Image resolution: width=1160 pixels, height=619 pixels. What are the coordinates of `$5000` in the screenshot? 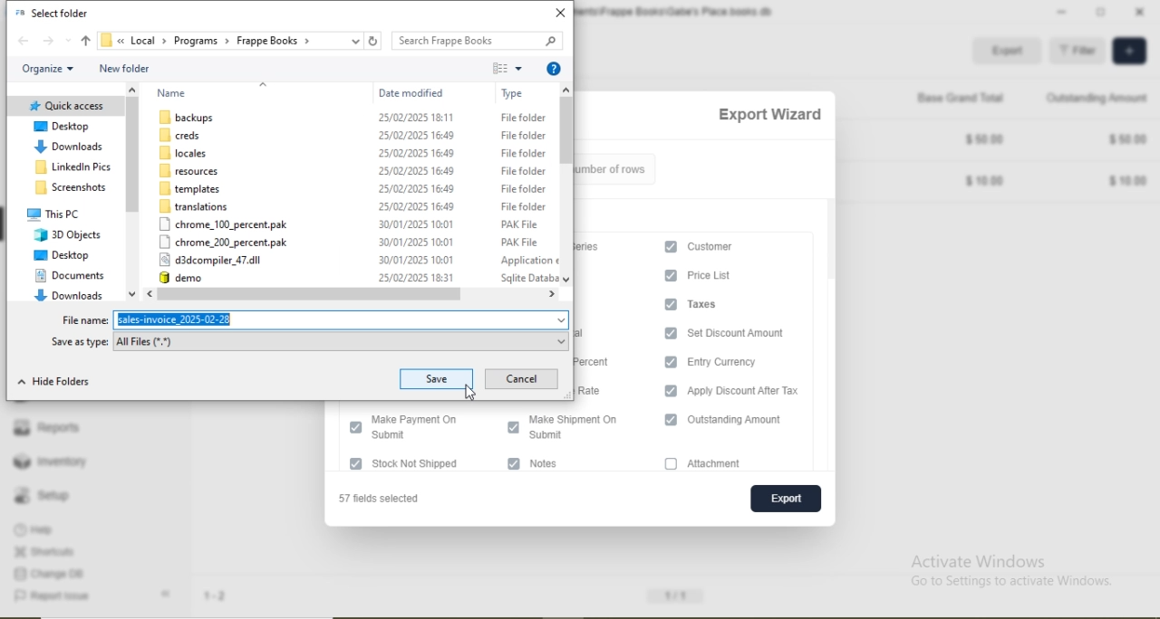 It's located at (1128, 138).